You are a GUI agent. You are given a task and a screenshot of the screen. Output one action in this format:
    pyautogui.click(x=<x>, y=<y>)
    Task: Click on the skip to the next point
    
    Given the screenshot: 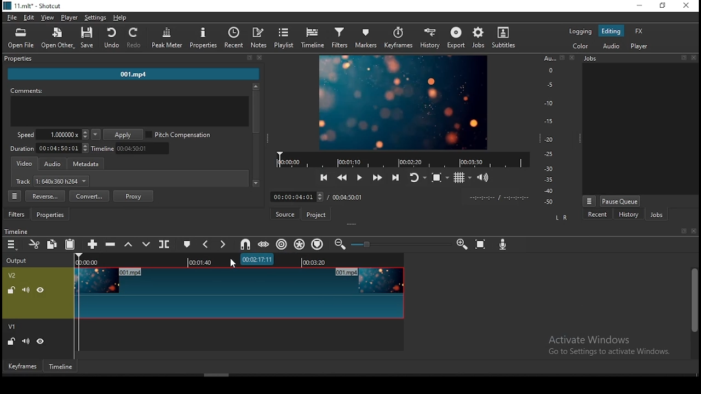 What is the action you would take?
    pyautogui.click(x=398, y=177)
    